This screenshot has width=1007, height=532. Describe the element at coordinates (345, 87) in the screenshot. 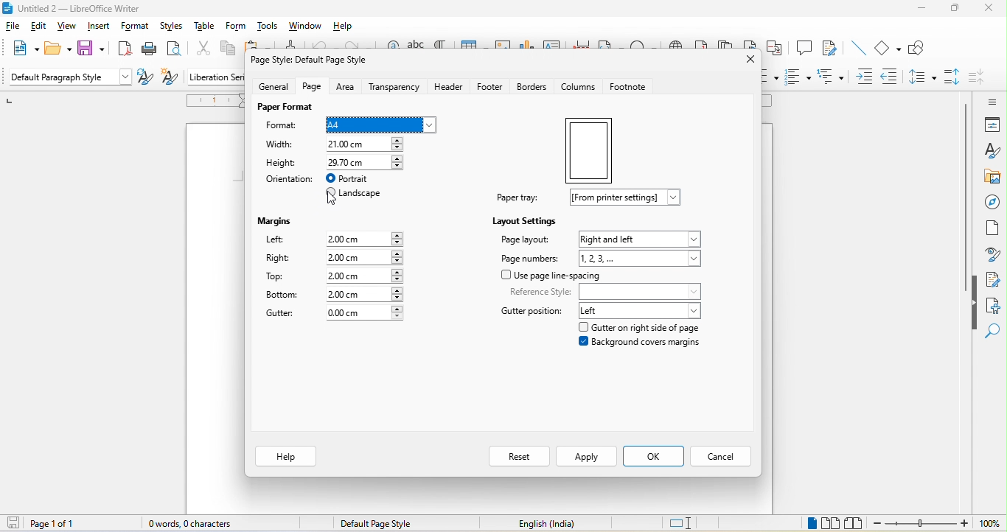

I see `area` at that location.